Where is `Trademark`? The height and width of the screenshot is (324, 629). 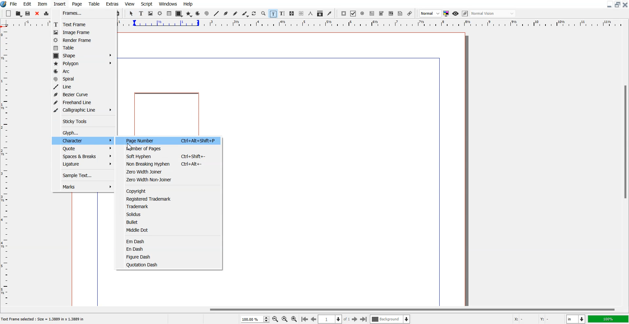 Trademark is located at coordinates (171, 207).